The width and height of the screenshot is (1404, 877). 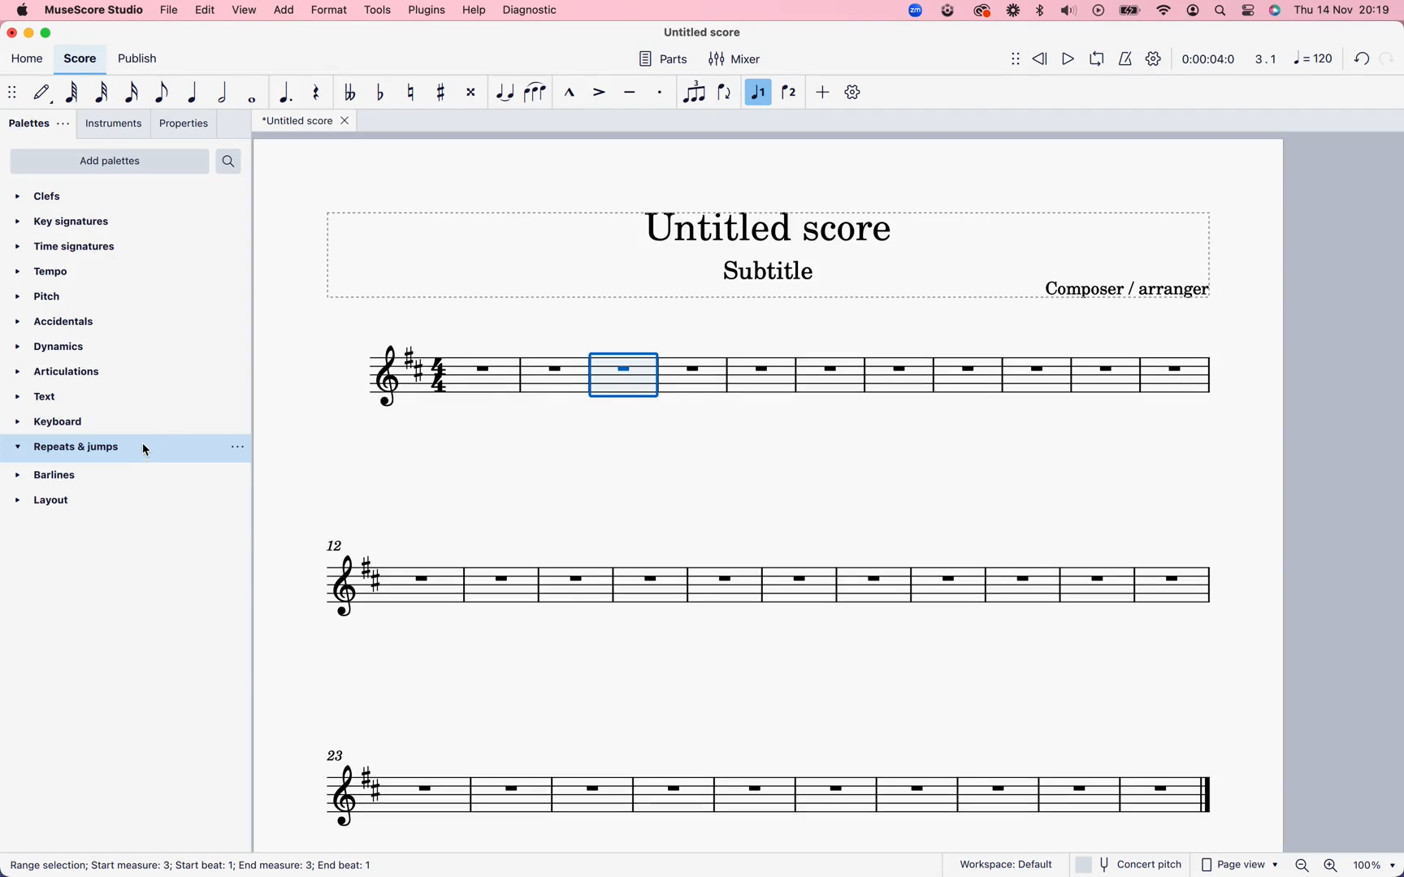 I want to click on accidentals, so click(x=60, y=322).